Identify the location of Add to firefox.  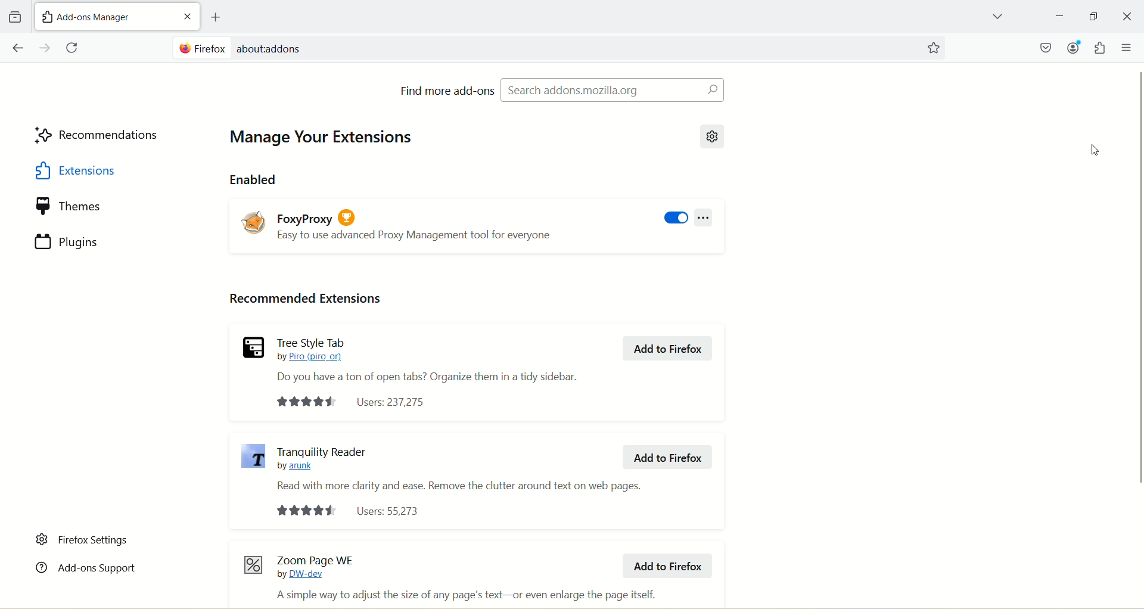
(667, 458).